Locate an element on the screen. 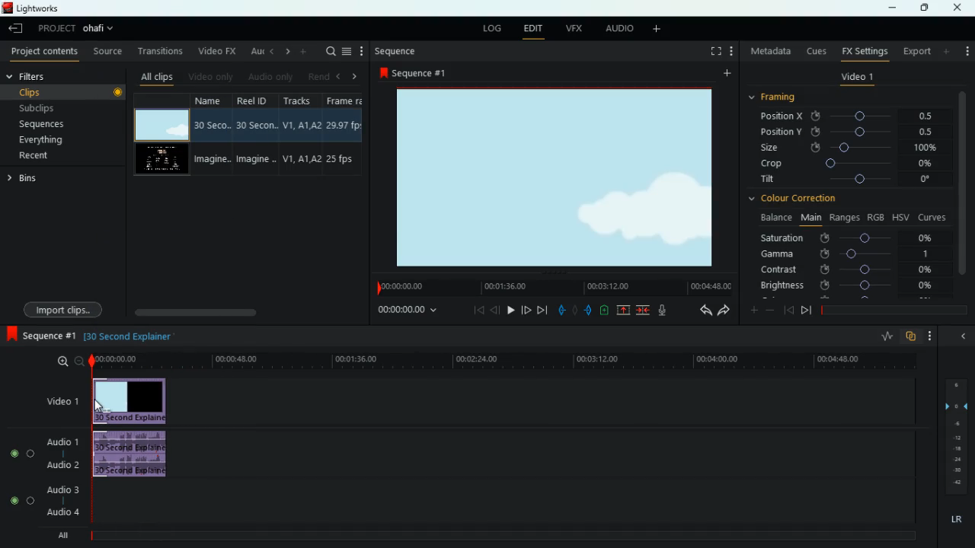 This screenshot has width=975, height=548. screen is located at coordinates (559, 179).